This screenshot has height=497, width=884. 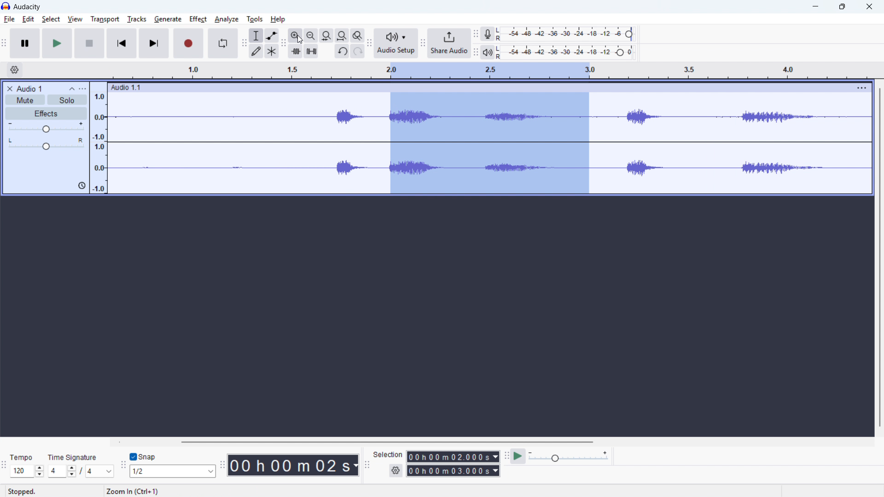 What do you see at coordinates (326, 36) in the screenshot?
I see `Fit selection to width` at bounding box center [326, 36].